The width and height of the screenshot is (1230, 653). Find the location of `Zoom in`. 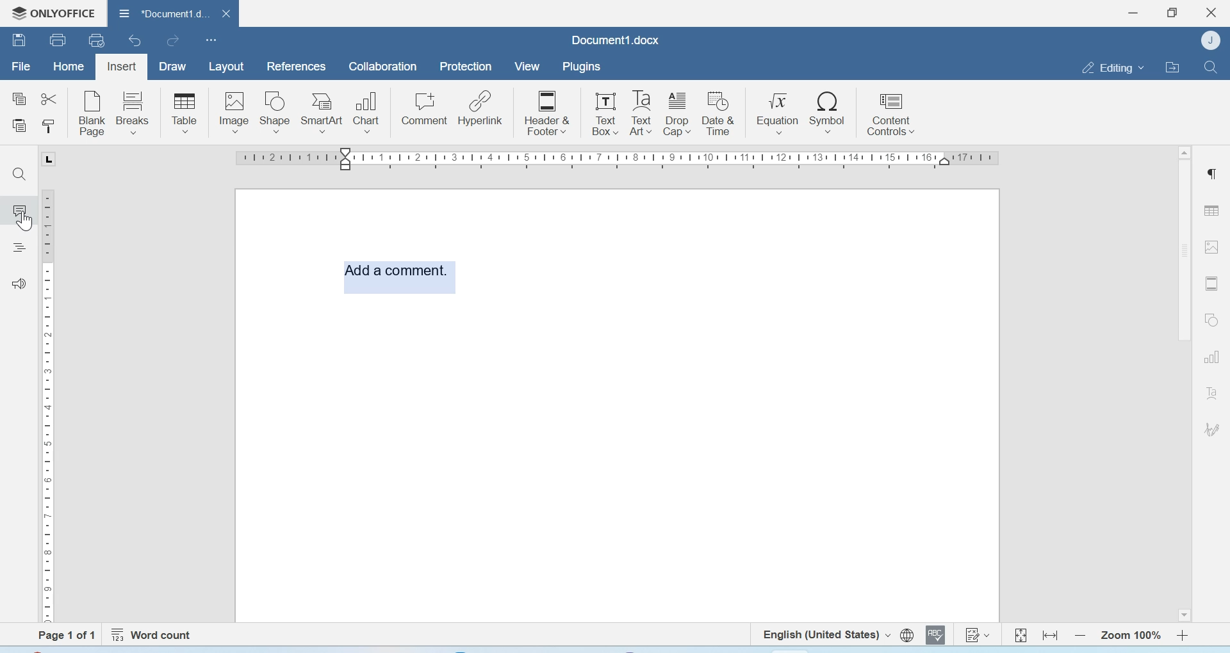

Zoom in is located at coordinates (1183, 635).